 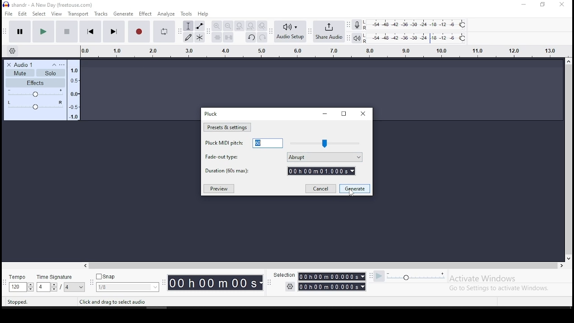 I want to click on scroll bar, so click(x=569, y=159).